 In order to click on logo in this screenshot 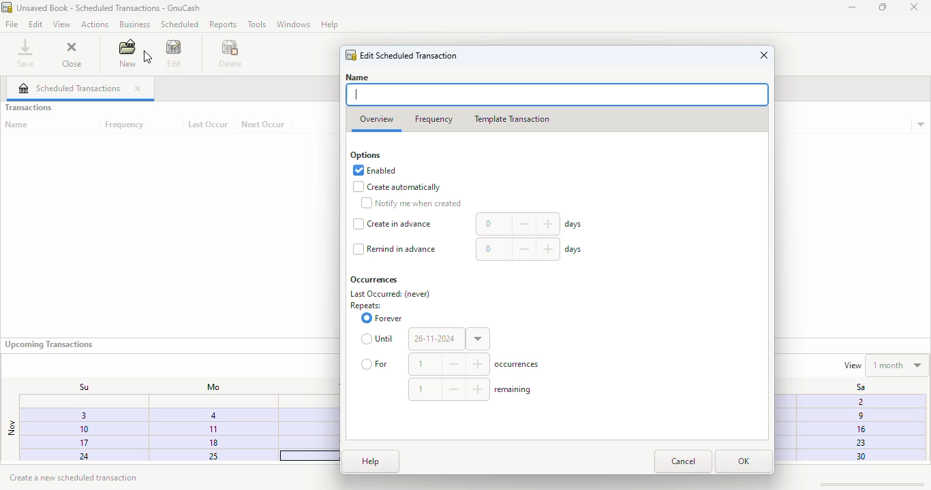, I will do `click(7, 7)`.